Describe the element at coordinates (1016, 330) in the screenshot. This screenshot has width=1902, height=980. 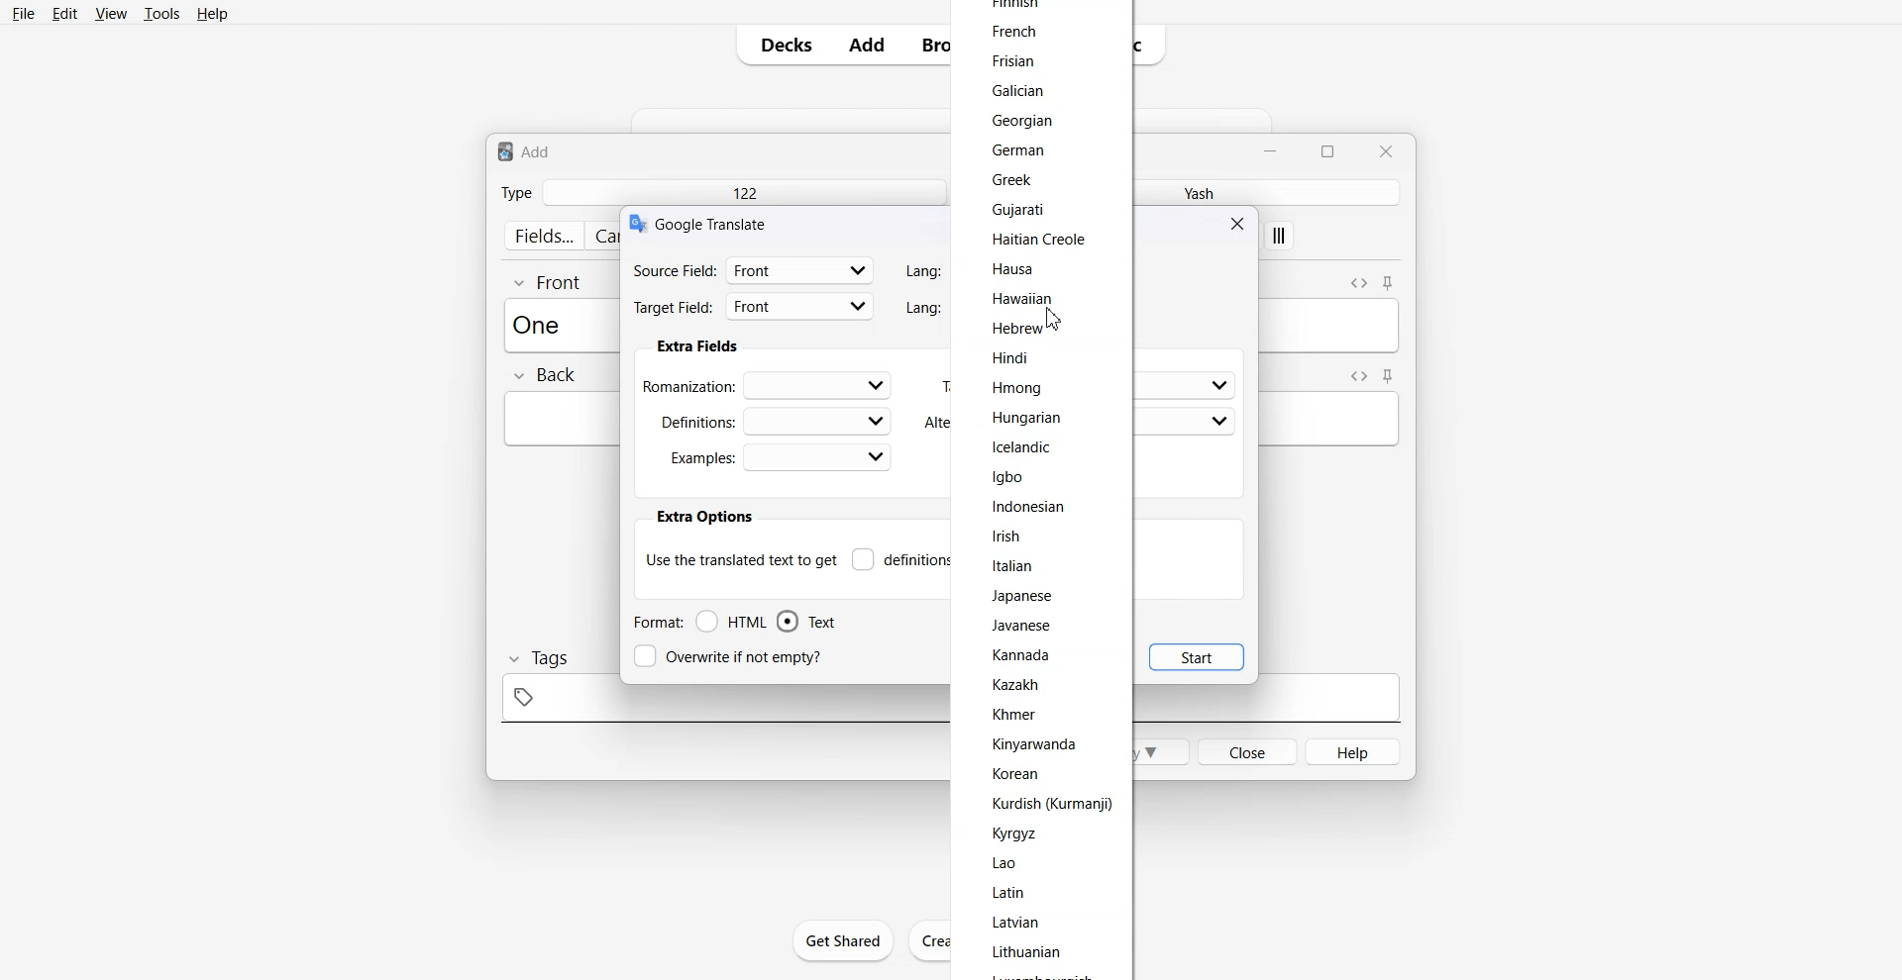
I see `Hebrew` at that location.